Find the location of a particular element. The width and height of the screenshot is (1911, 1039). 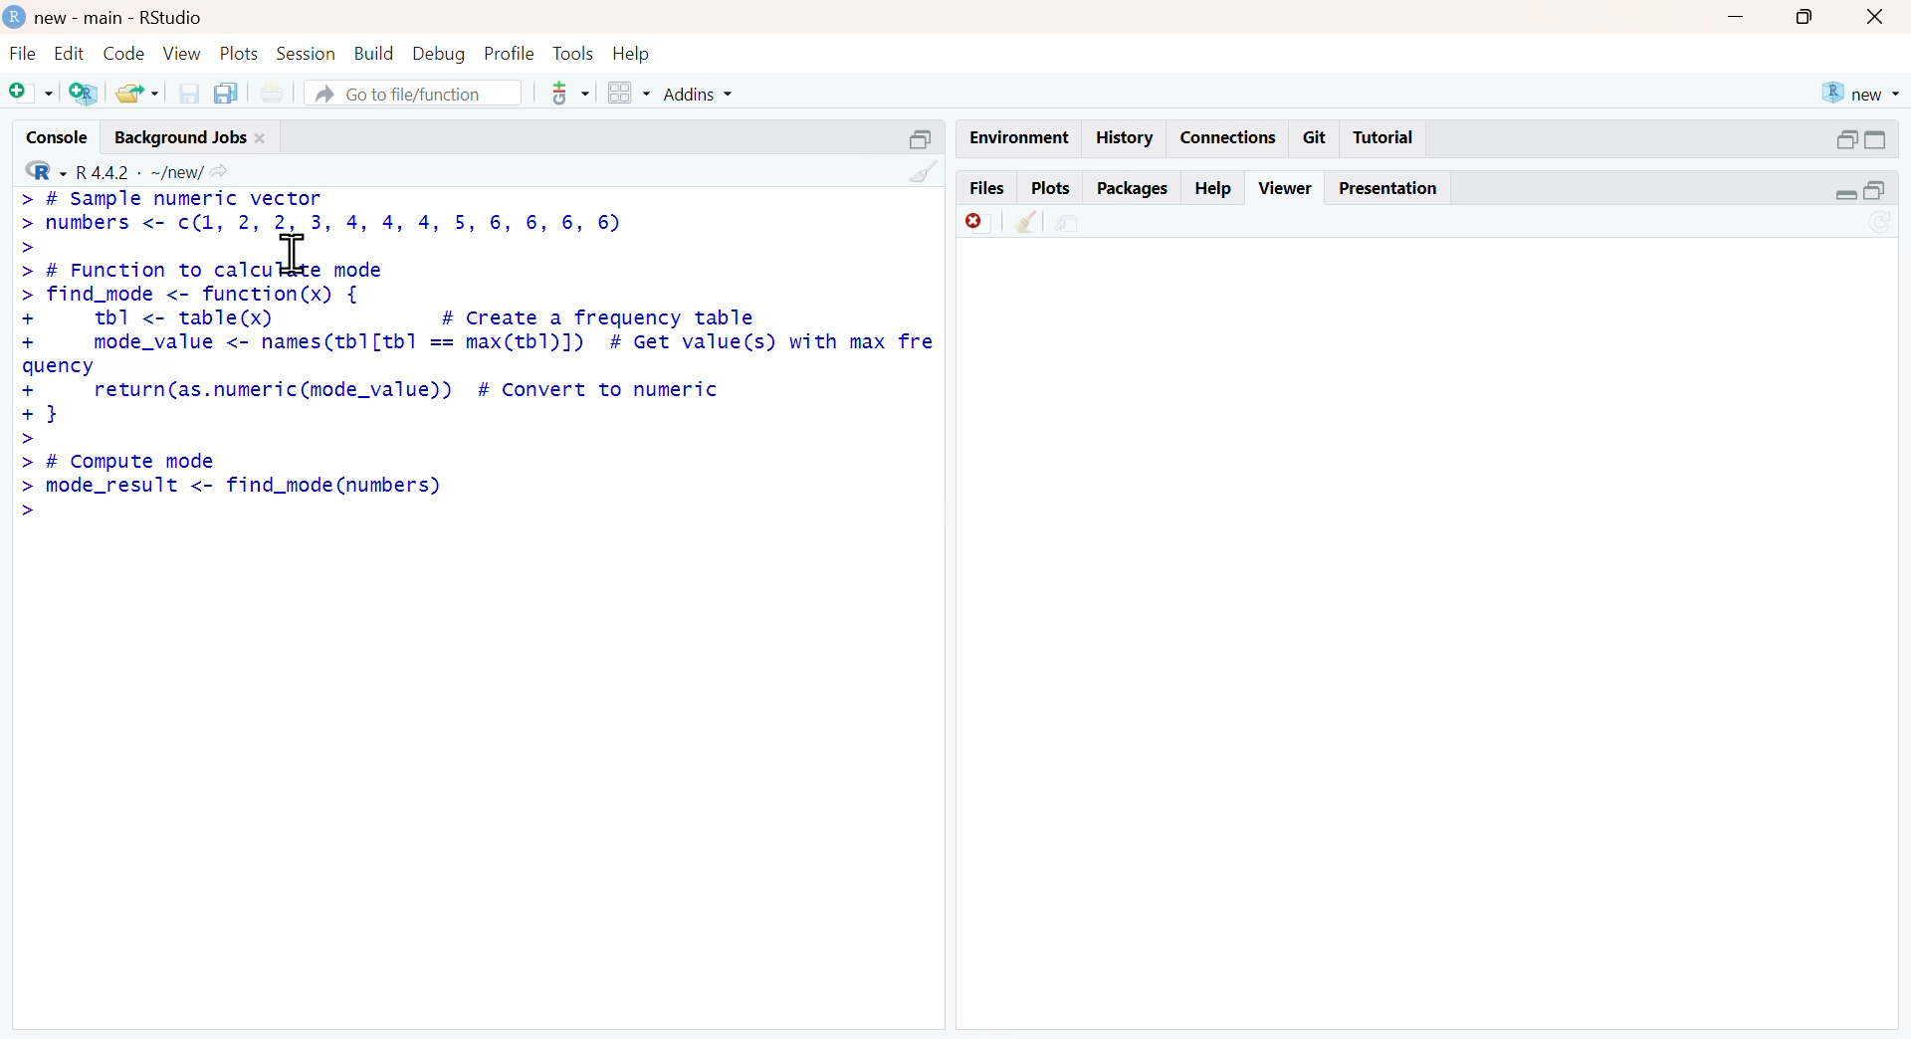

debug is located at coordinates (440, 55).